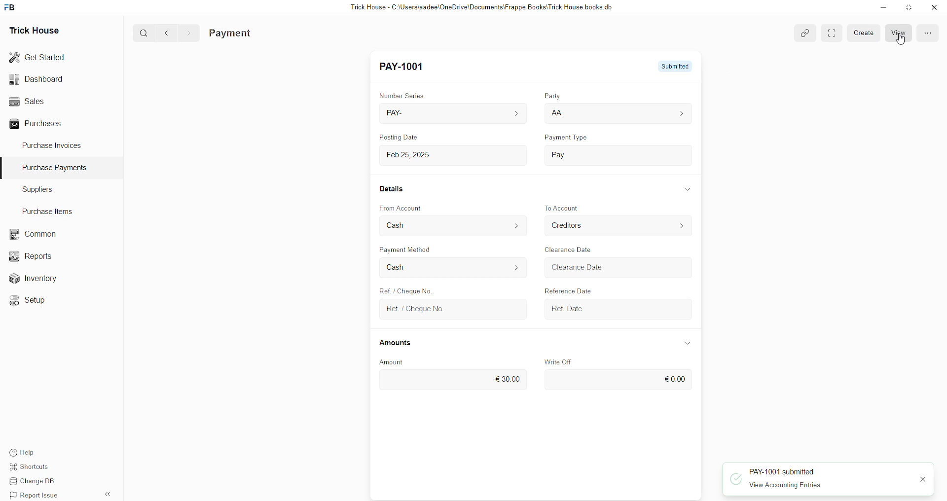 This screenshot has height=501, width=947. What do you see at coordinates (408, 95) in the screenshot?
I see `Number Series` at bounding box center [408, 95].